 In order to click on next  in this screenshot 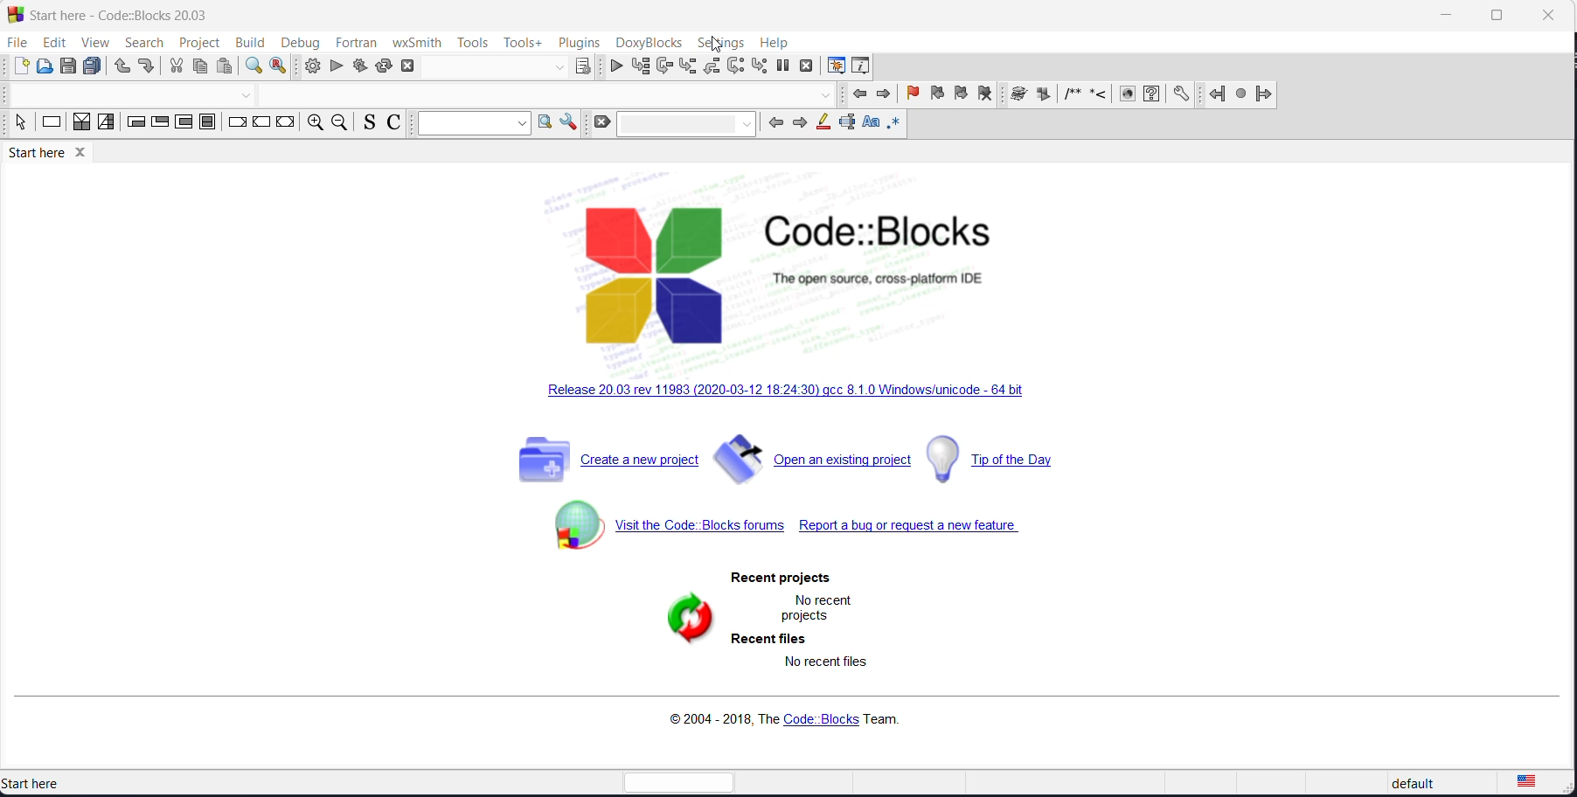, I will do `click(887, 95)`.